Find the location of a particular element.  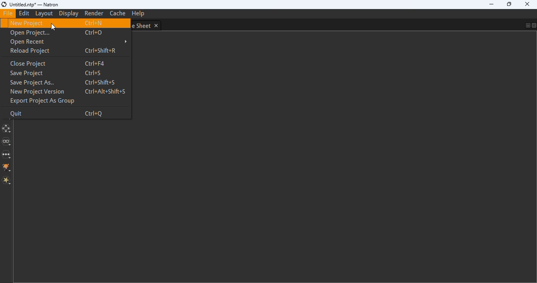

save project is located at coordinates (68, 74).